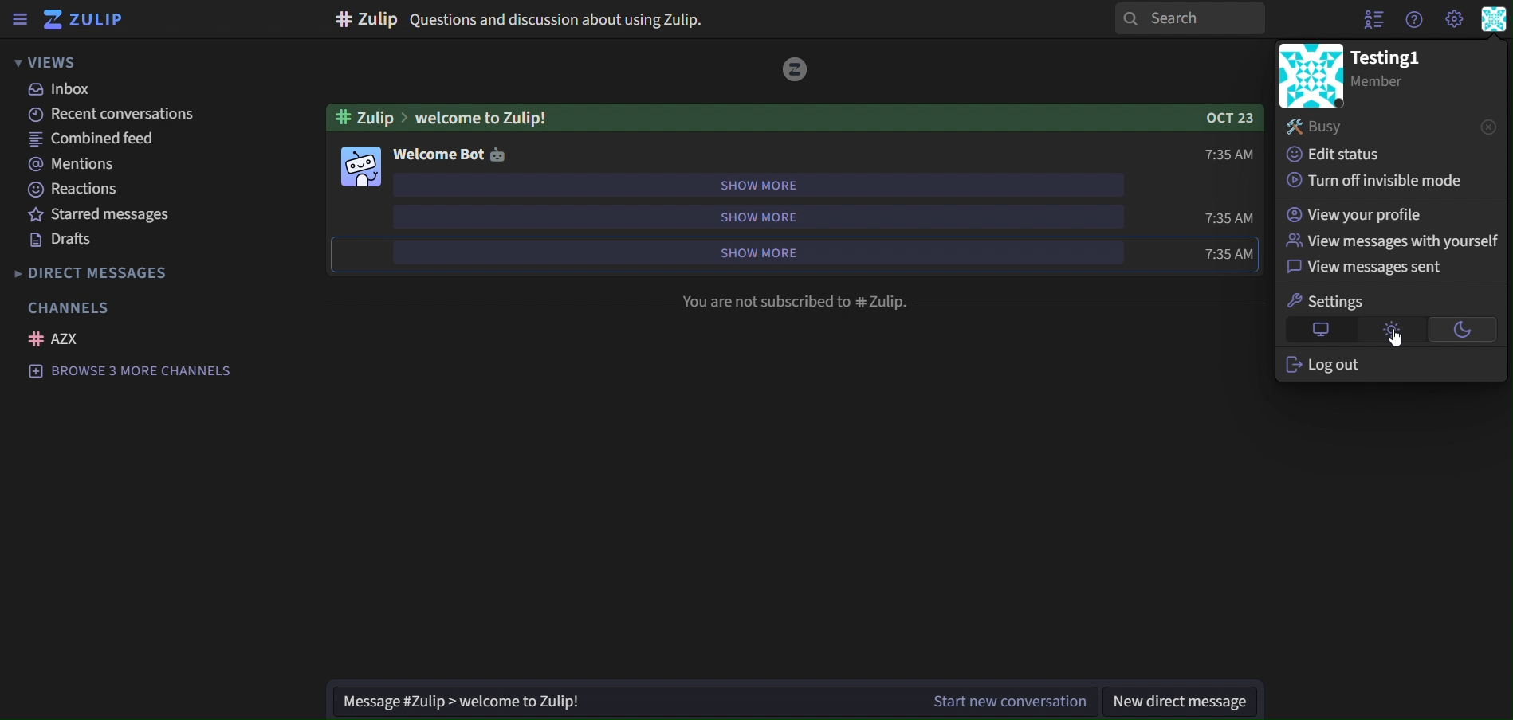  Describe the element at coordinates (1006, 698) in the screenshot. I see `Start new conversation` at that location.